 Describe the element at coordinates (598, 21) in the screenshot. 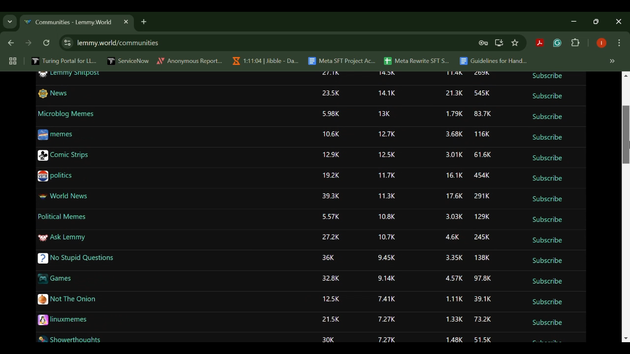

I see `Minimize Window` at that location.